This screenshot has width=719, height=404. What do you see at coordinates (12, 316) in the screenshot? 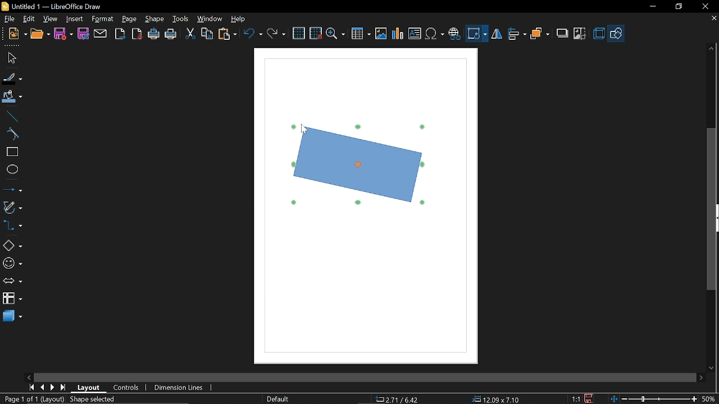
I see `3d shapes` at bounding box center [12, 316].